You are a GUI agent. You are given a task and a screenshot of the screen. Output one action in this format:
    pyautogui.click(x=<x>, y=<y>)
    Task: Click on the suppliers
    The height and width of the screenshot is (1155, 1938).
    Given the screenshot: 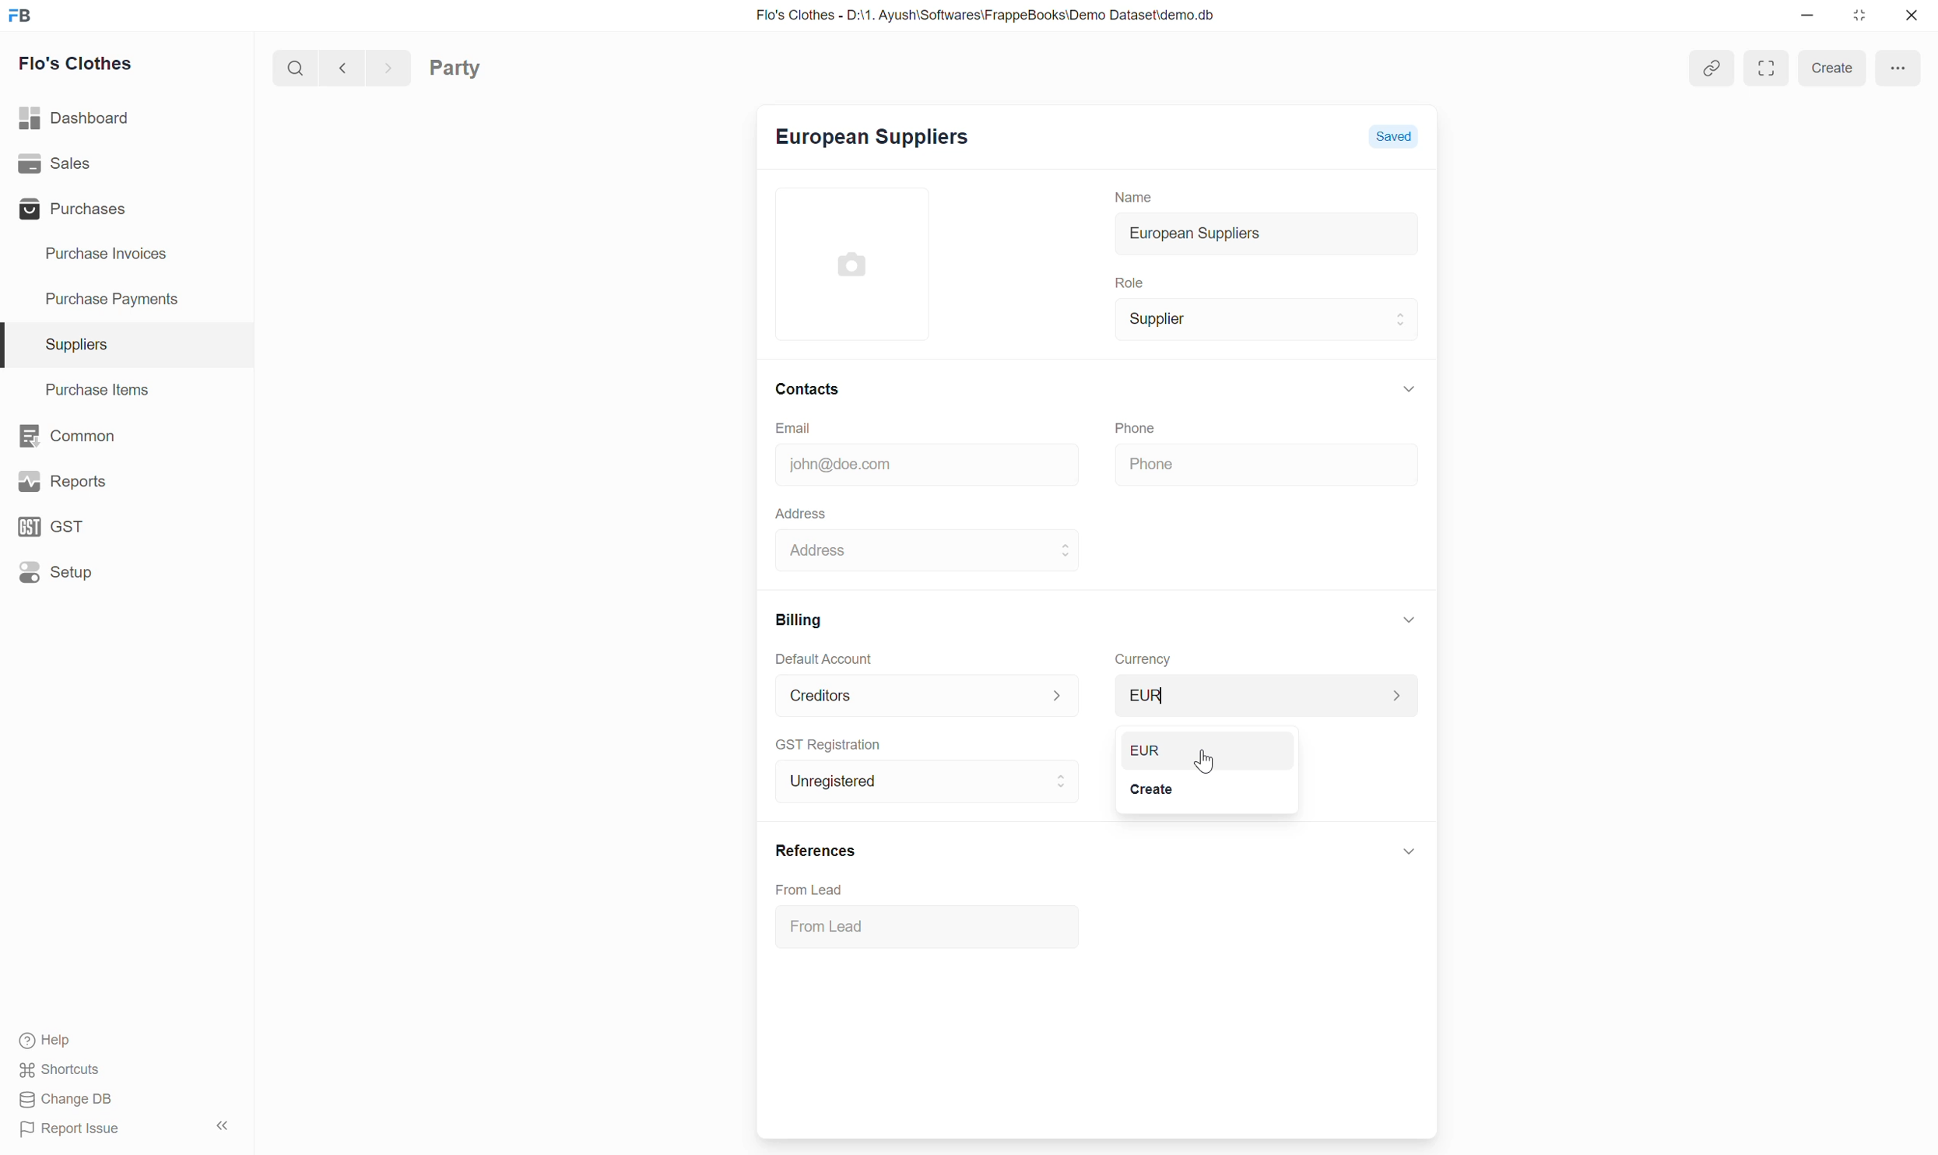 What is the action you would take?
    pyautogui.click(x=75, y=345)
    